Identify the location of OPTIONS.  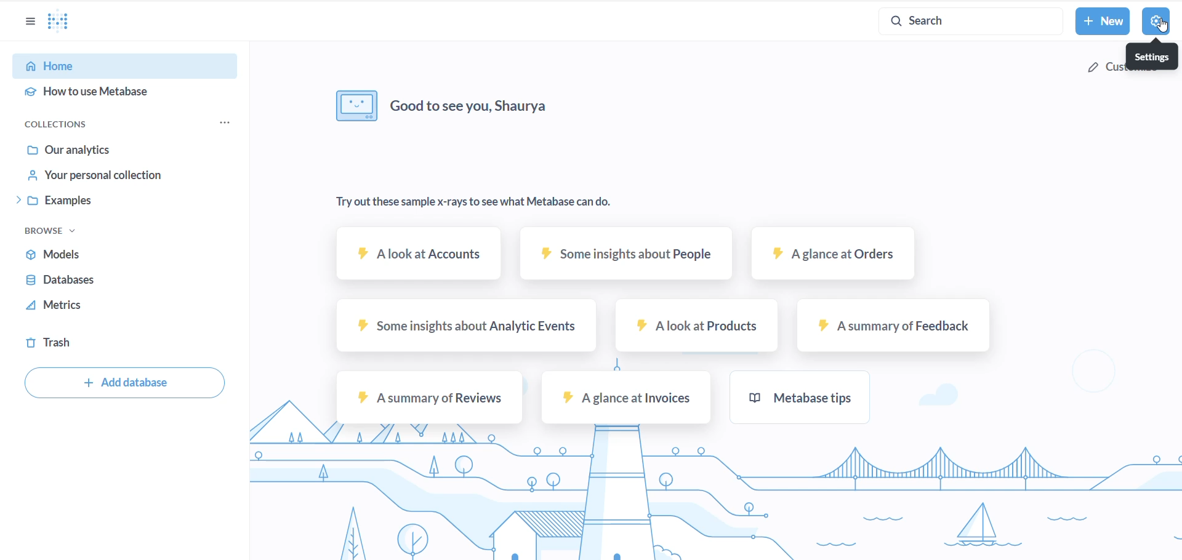
(29, 23).